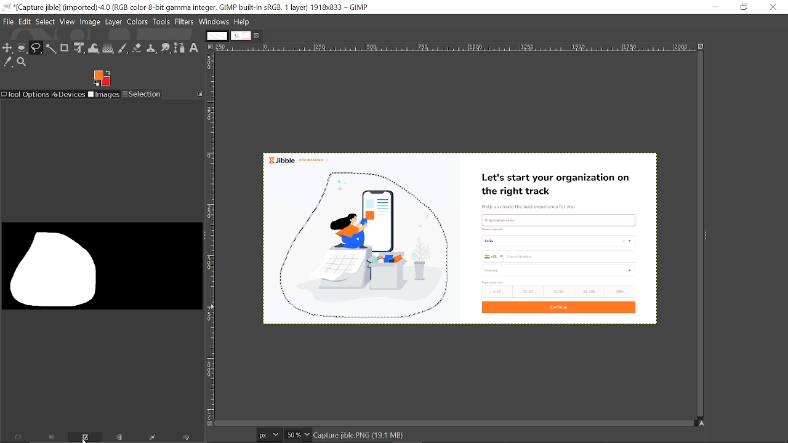 The image size is (788, 443). Describe the element at coordinates (742, 7) in the screenshot. I see `Restore down` at that location.